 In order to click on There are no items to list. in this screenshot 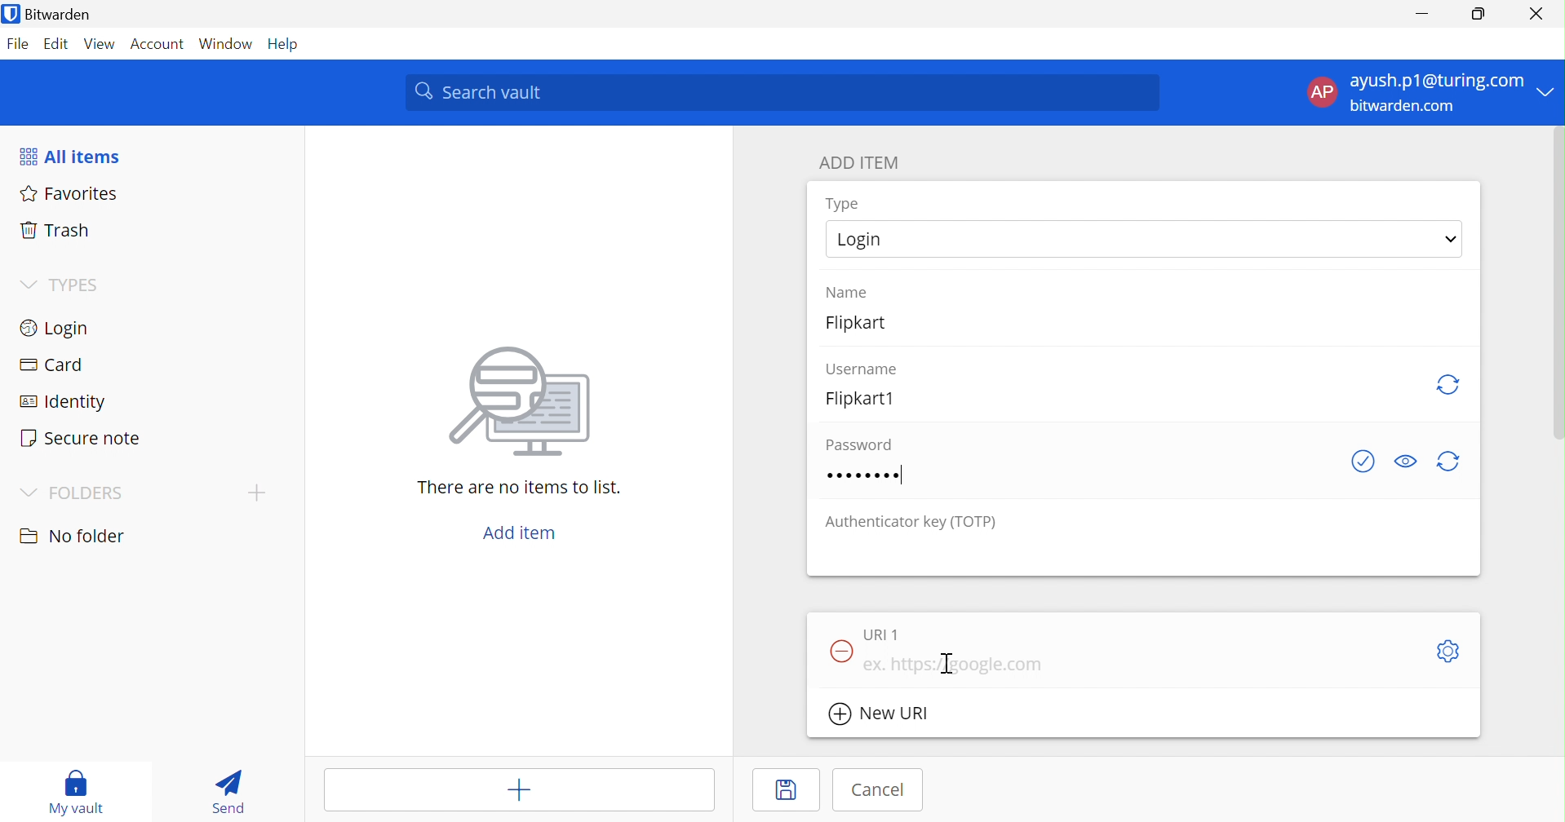, I will do `click(521, 489)`.